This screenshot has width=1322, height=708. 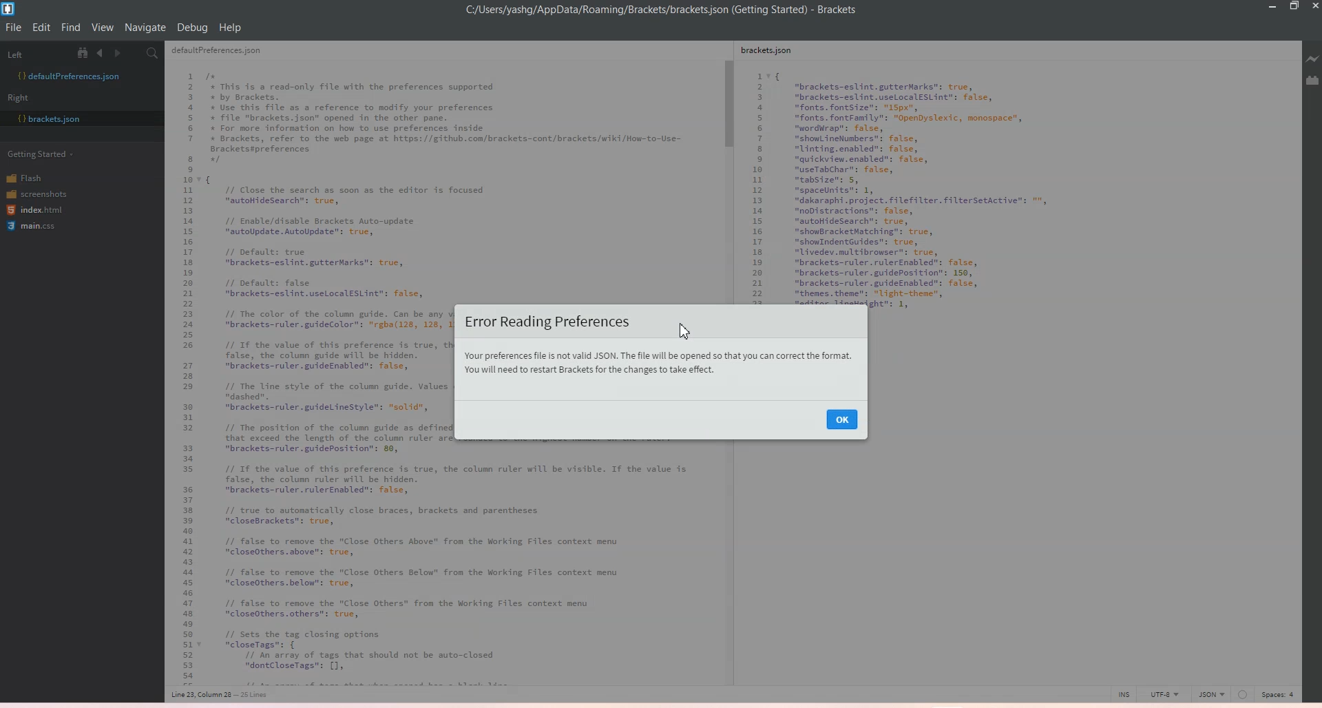 I want to click on Error Reading Preferences, so click(x=545, y=322).